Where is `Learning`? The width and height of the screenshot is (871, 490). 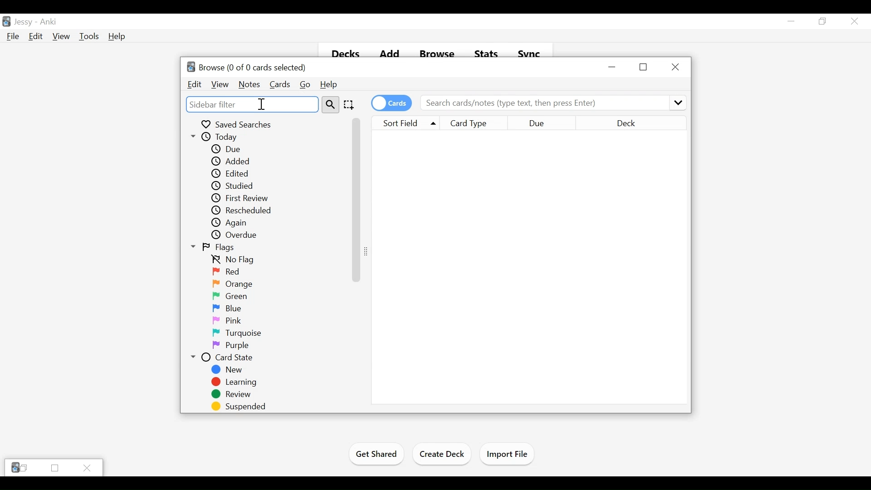 Learning is located at coordinates (235, 382).